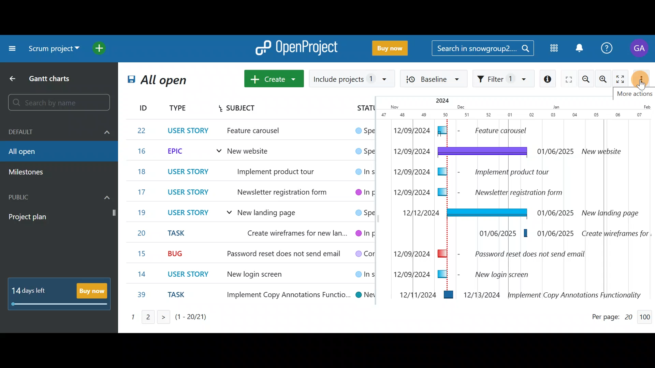 The height and width of the screenshot is (368, 655). I want to click on Newsletter registration form, so click(282, 191).